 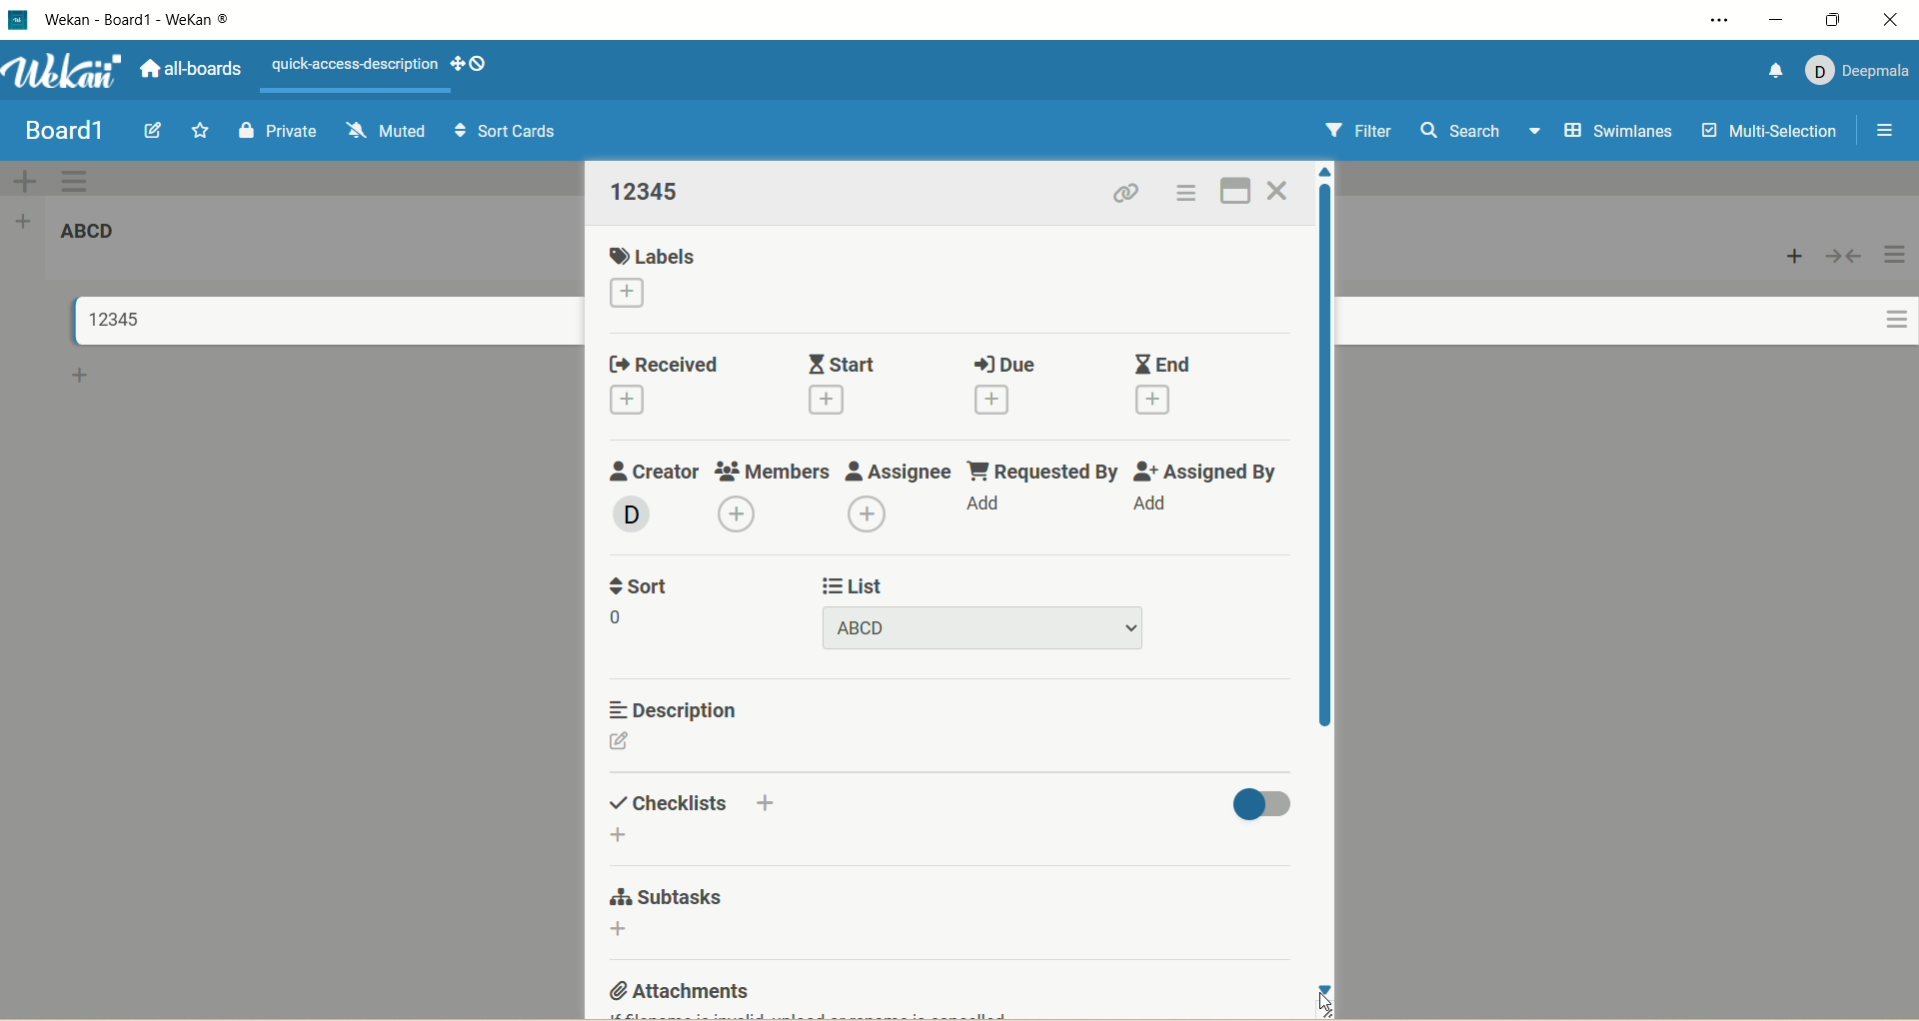 I want to click on swimlanes, so click(x=1621, y=133).